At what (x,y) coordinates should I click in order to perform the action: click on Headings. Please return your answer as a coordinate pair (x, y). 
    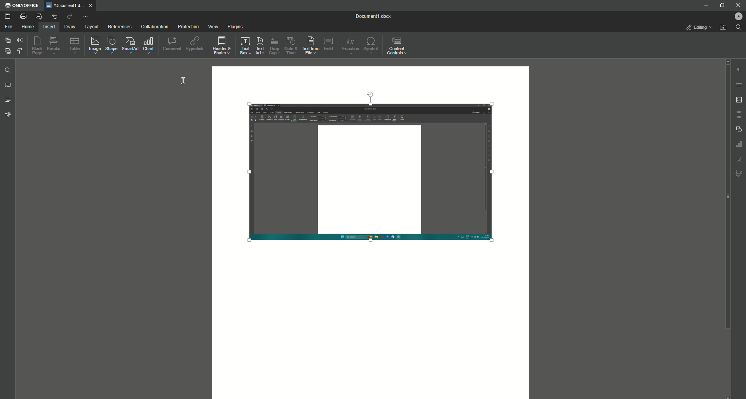
    Looking at the image, I should click on (10, 101).